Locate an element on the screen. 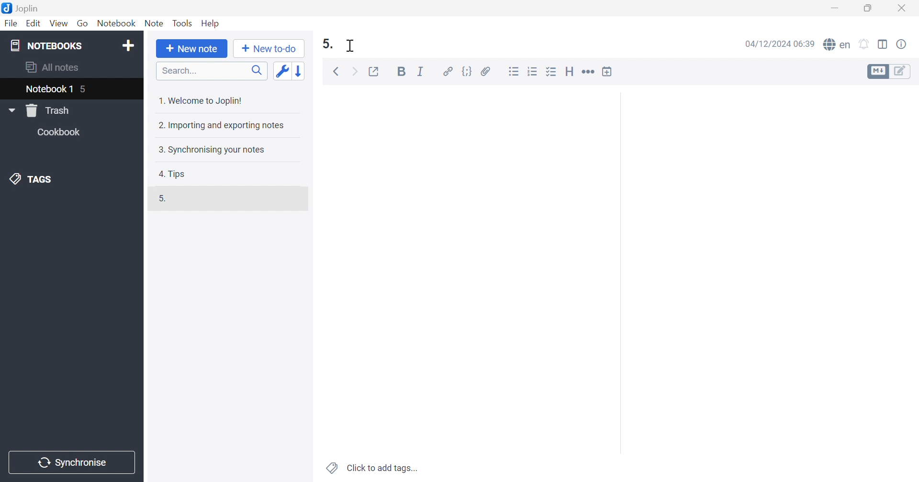 The image size is (919, 482). Add notebook is located at coordinates (129, 45).